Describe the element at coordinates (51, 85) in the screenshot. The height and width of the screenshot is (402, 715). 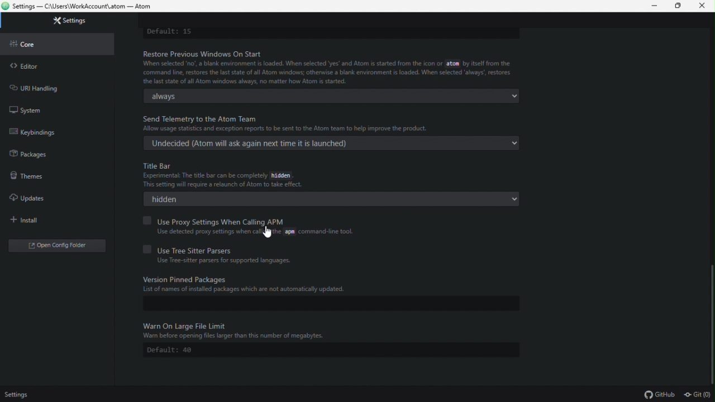
I see `url handling` at that location.